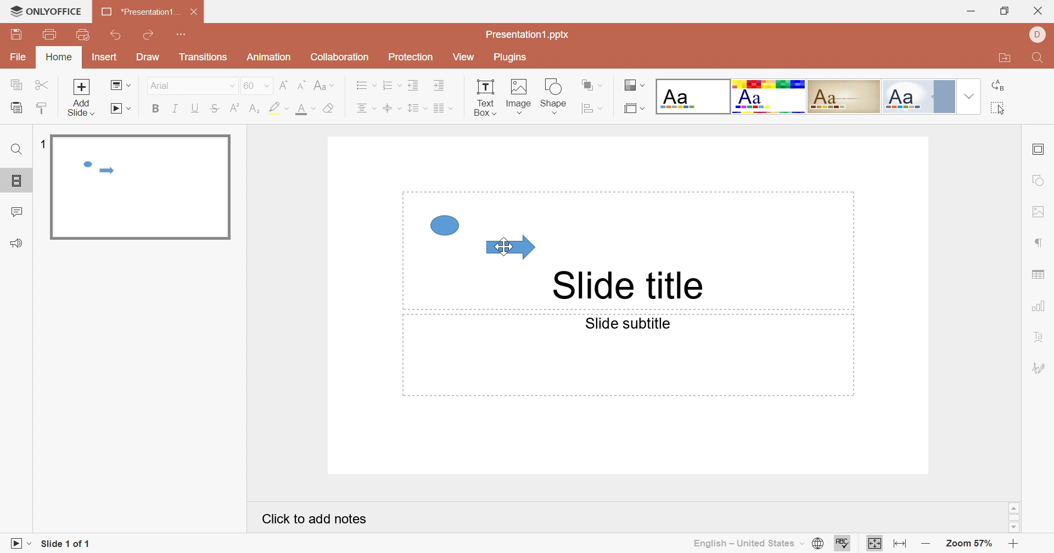 The image size is (1054, 553). What do you see at coordinates (202, 58) in the screenshot?
I see `Transition` at bounding box center [202, 58].